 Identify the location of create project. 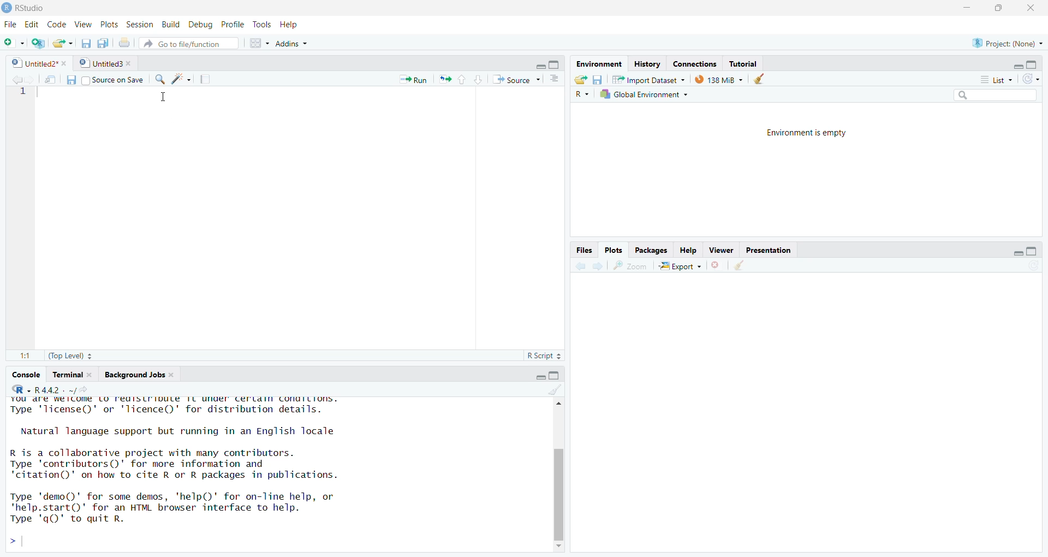
(38, 43).